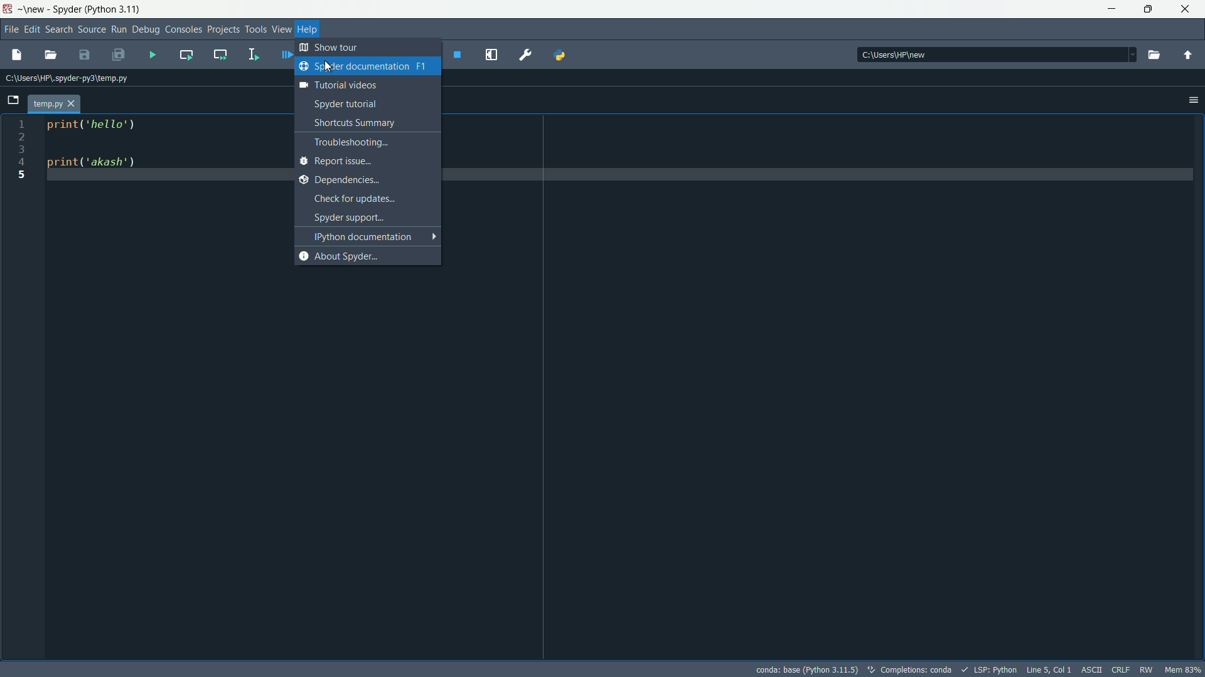 Image resolution: width=1205 pixels, height=677 pixels. Describe the element at coordinates (146, 30) in the screenshot. I see `debug menu` at that location.